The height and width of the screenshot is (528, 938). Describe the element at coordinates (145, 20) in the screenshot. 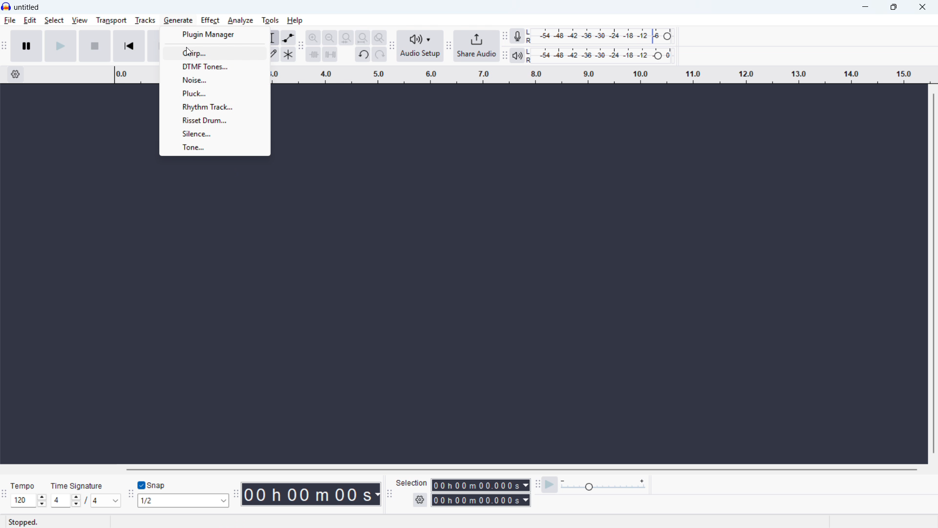

I see `Tracks ` at that location.